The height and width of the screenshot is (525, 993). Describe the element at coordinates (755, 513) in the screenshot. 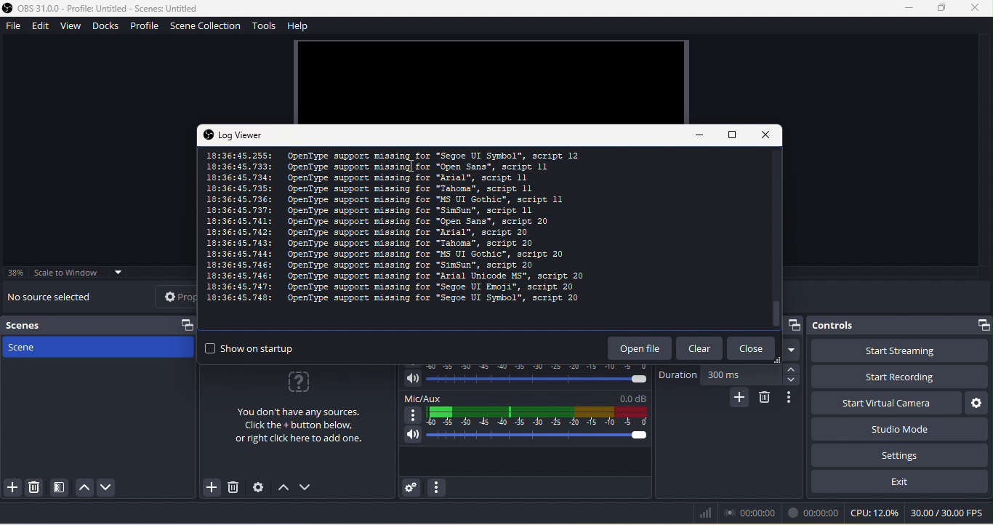

I see `00.00.00` at that location.